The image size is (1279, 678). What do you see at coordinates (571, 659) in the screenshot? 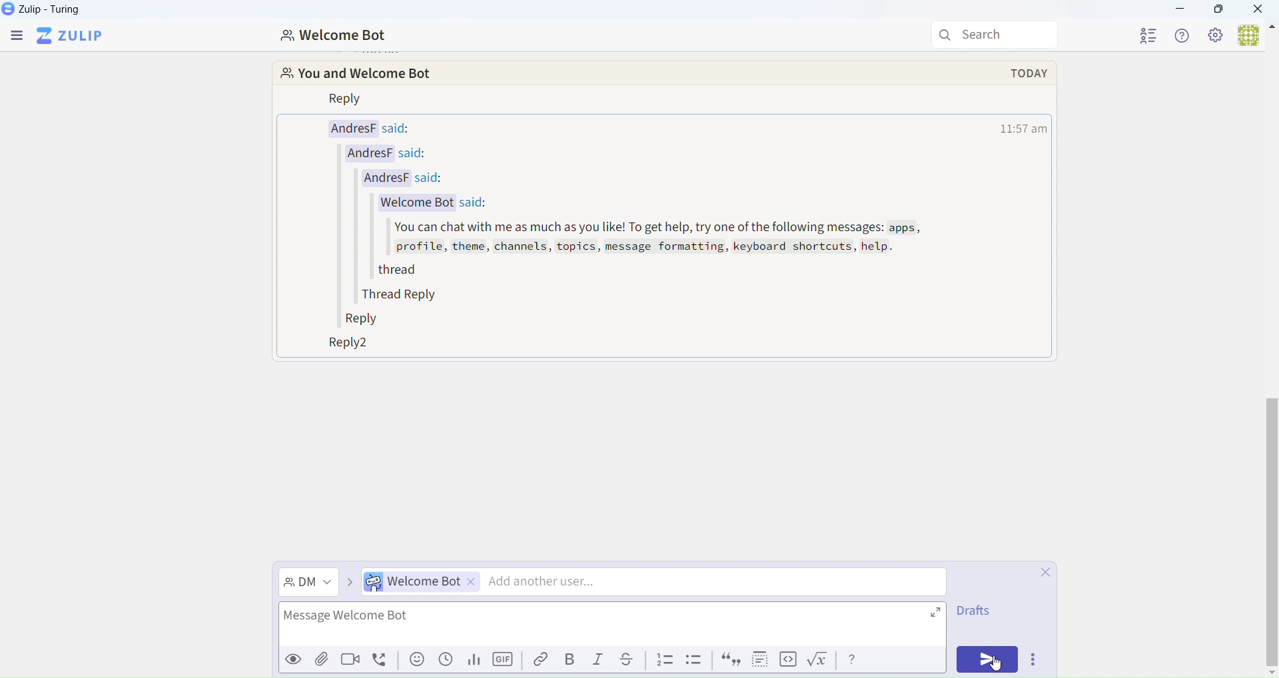
I see `Bold` at bounding box center [571, 659].